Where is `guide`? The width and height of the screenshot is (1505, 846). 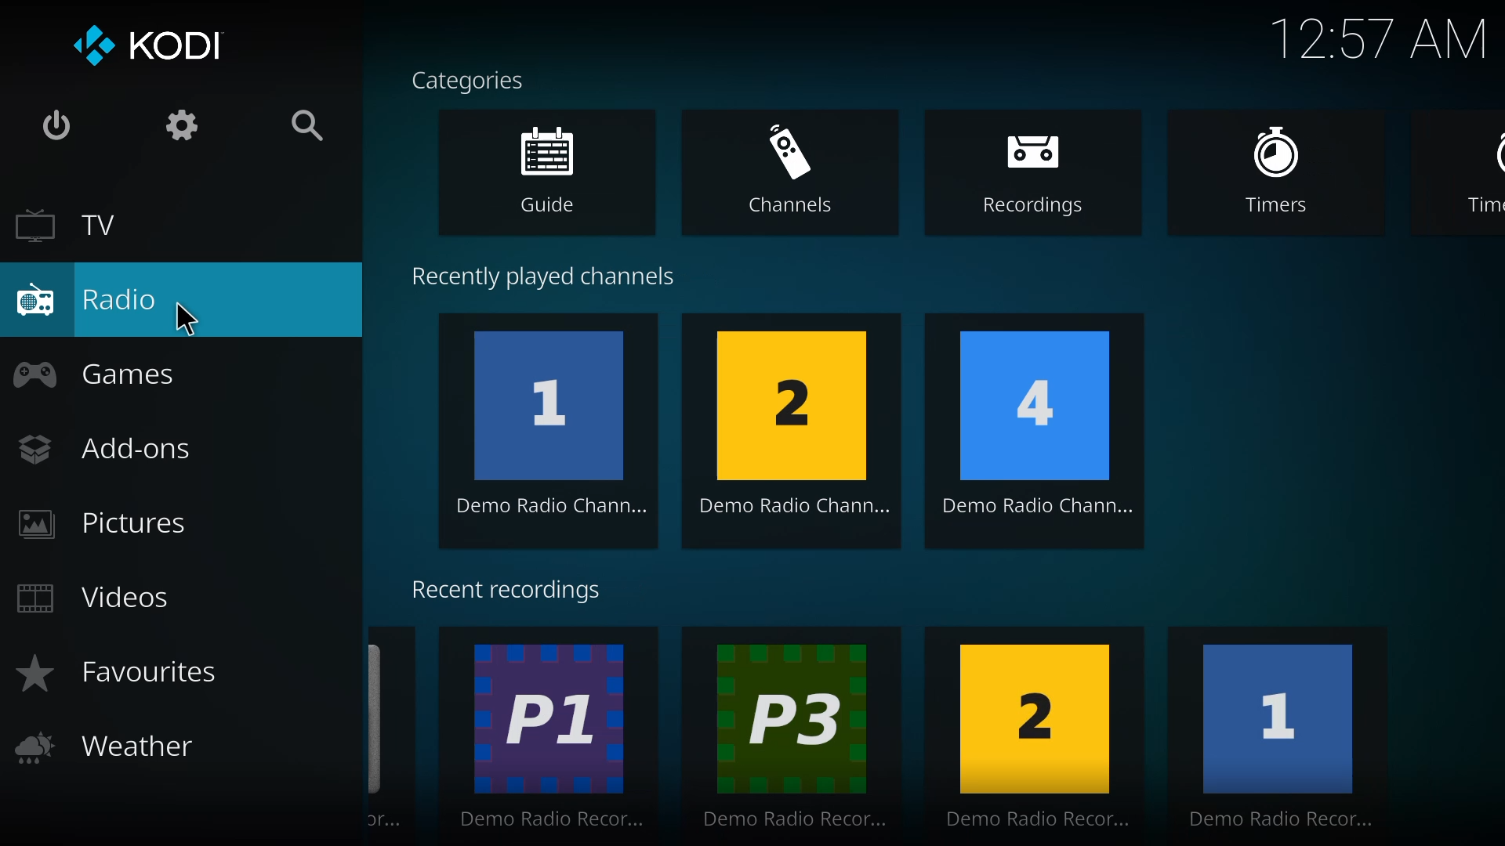 guide is located at coordinates (555, 173).